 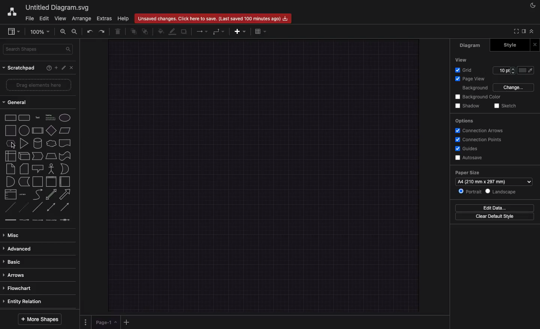 What do you see at coordinates (119, 32) in the screenshot?
I see `Delete` at bounding box center [119, 32].